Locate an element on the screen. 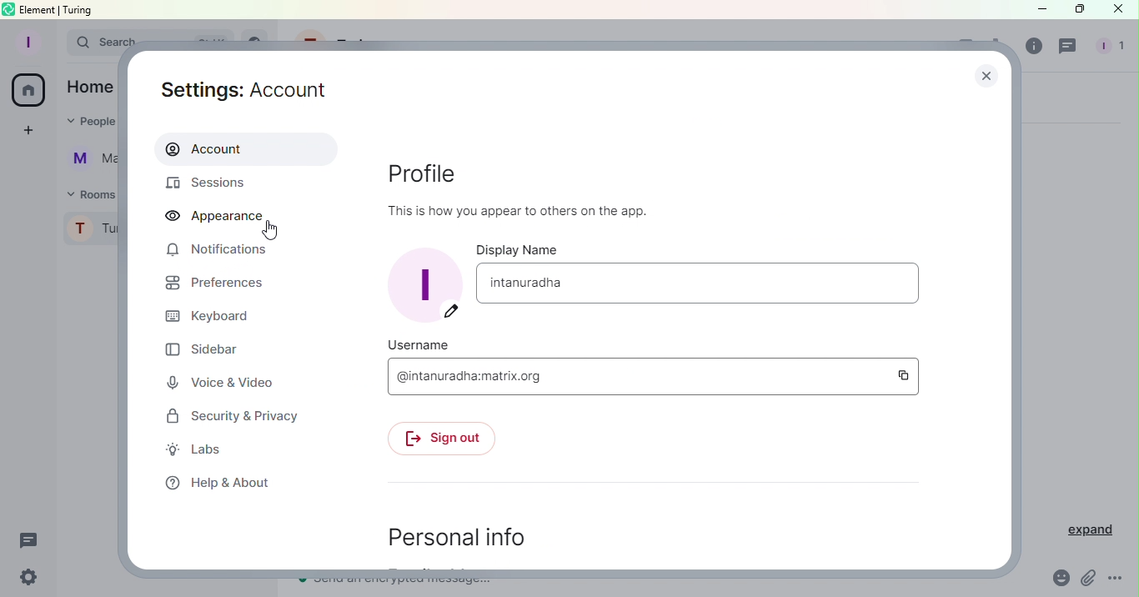 This screenshot has height=597, width=1139. Prefrences is located at coordinates (212, 283).